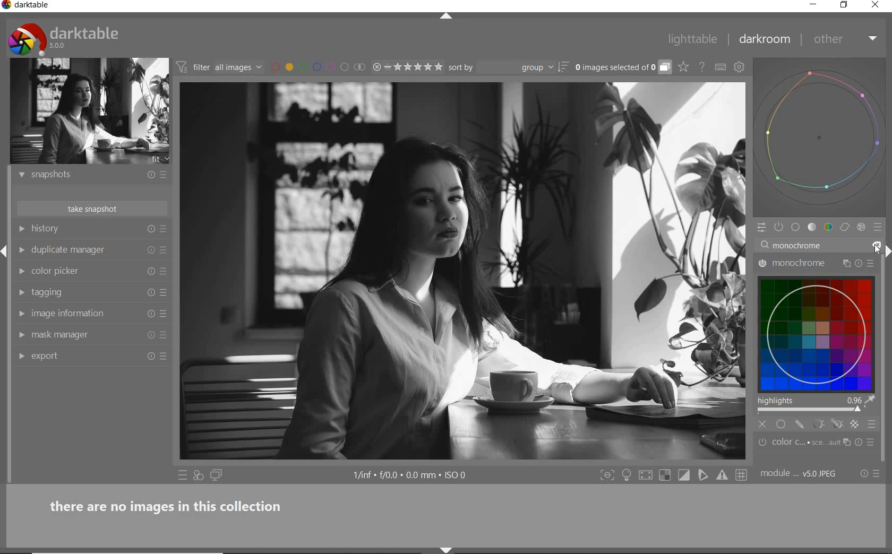  What do you see at coordinates (722, 475) in the screenshot?
I see `Toggle gamut checking` at bounding box center [722, 475].